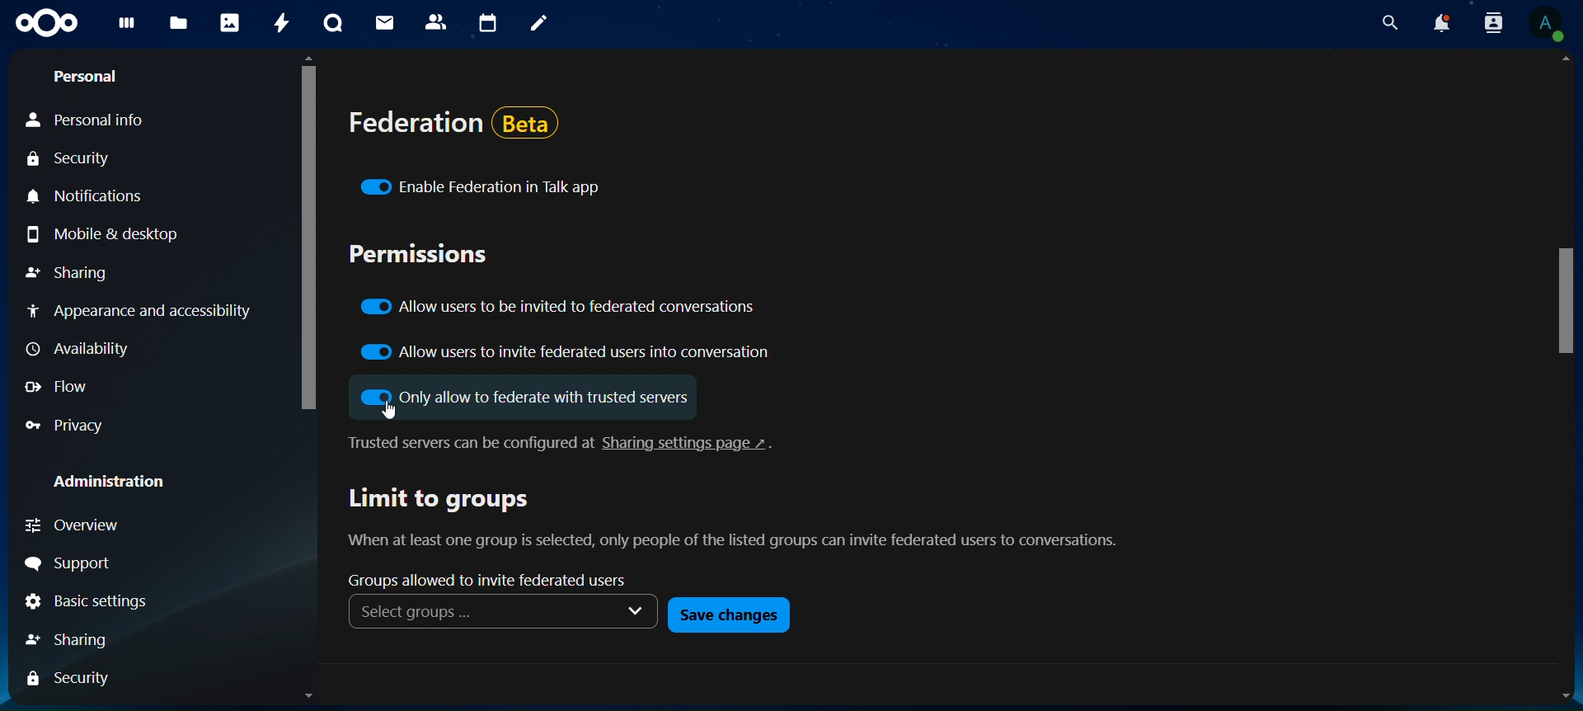 This screenshot has height=711, width=1583. What do you see at coordinates (499, 597) in the screenshot?
I see `groups allowed to invite federated users` at bounding box center [499, 597].